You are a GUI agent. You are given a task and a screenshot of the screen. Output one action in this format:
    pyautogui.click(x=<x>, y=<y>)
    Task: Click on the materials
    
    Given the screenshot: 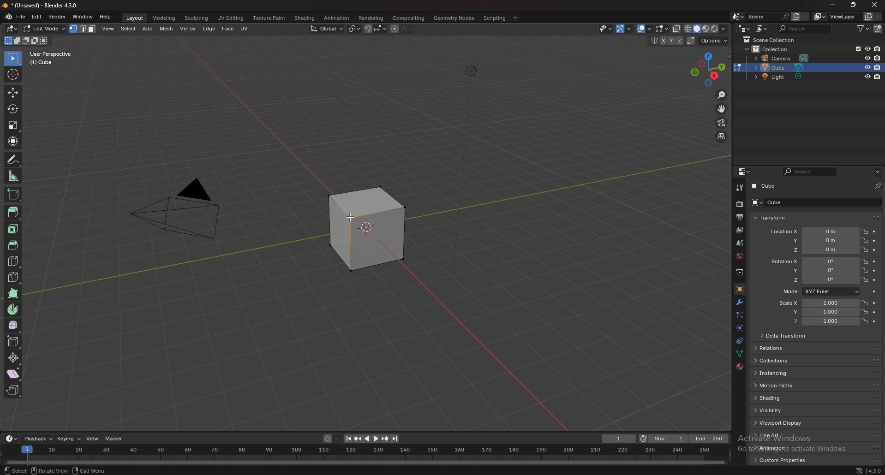 What is the action you would take?
    pyautogui.click(x=740, y=367)
    